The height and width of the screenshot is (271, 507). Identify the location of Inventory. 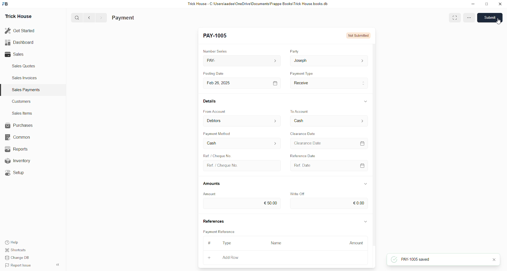
(24, 160).